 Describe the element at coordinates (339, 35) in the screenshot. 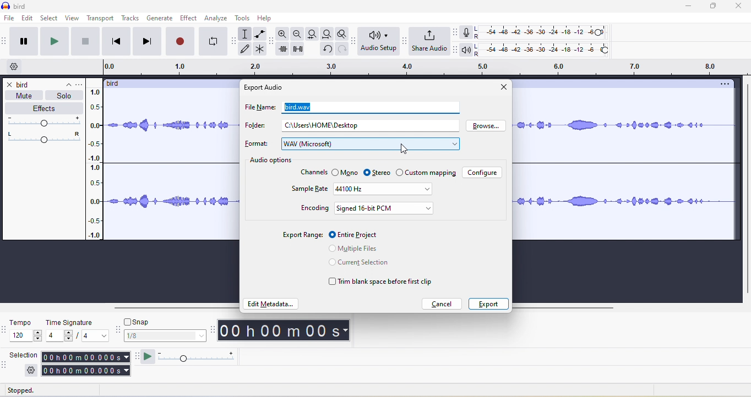

I see `zoom toggle` at that location.